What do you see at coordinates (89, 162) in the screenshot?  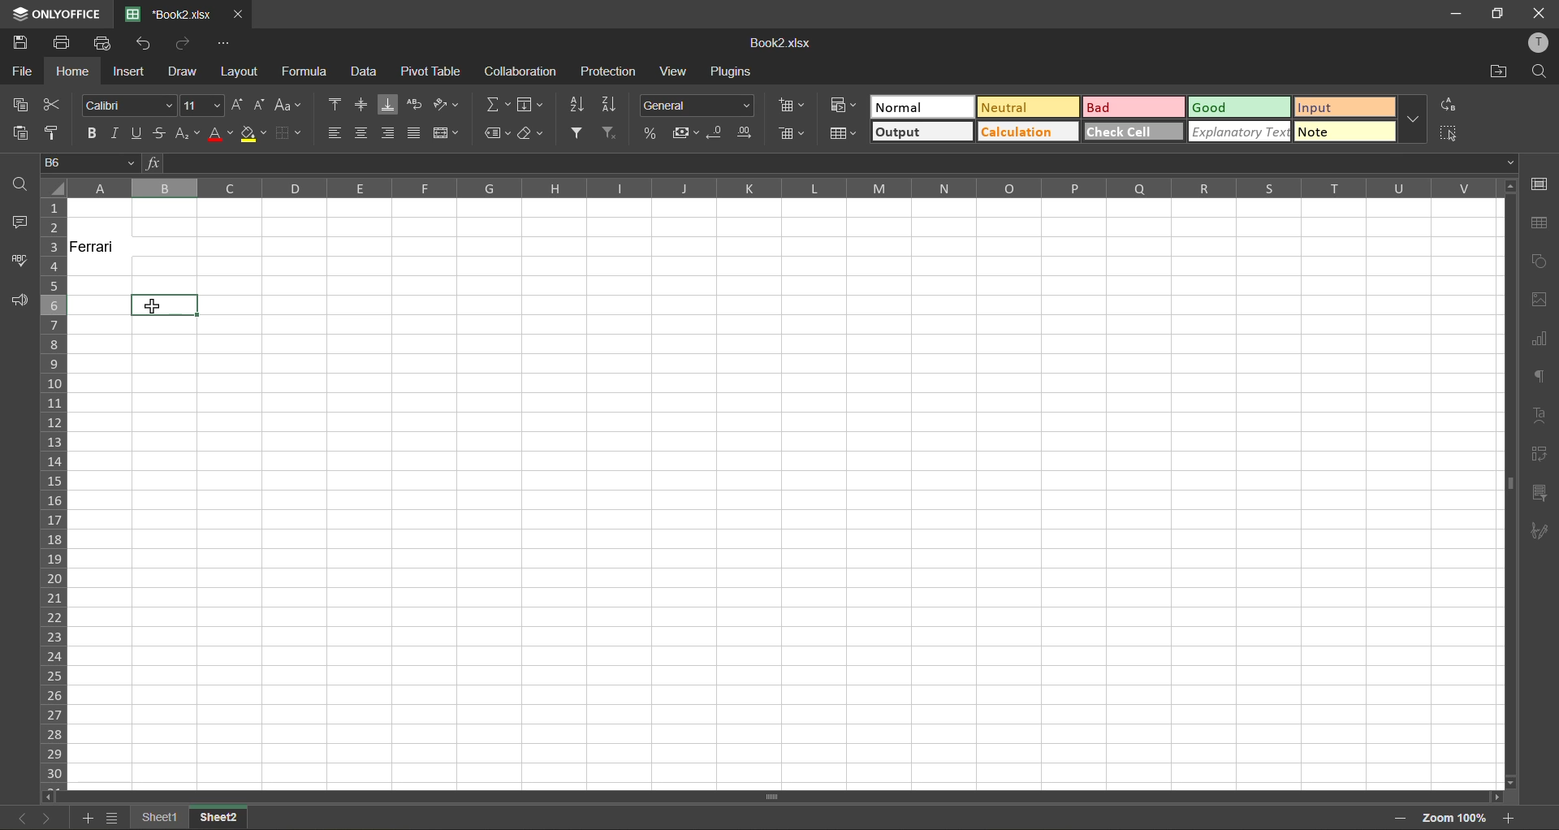 I see `cell address` at bounding box center [89, 162].